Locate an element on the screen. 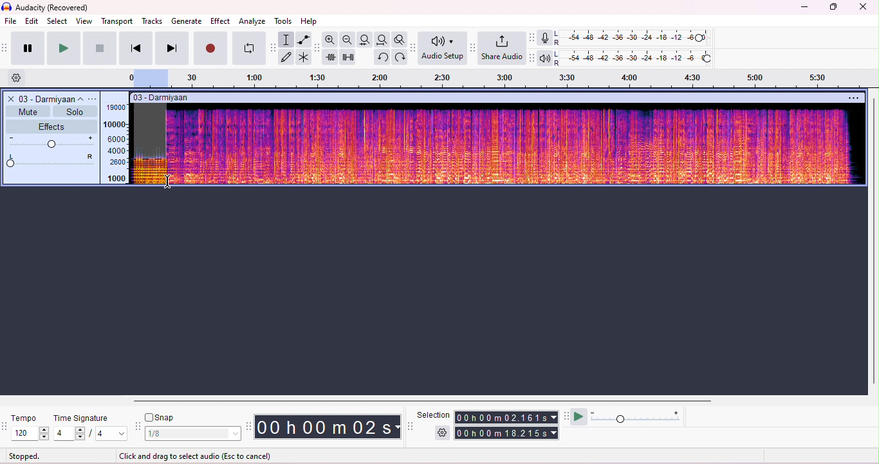 The height and width of the screenshot is (464, 879). edit is located at coordinates (32, 22).